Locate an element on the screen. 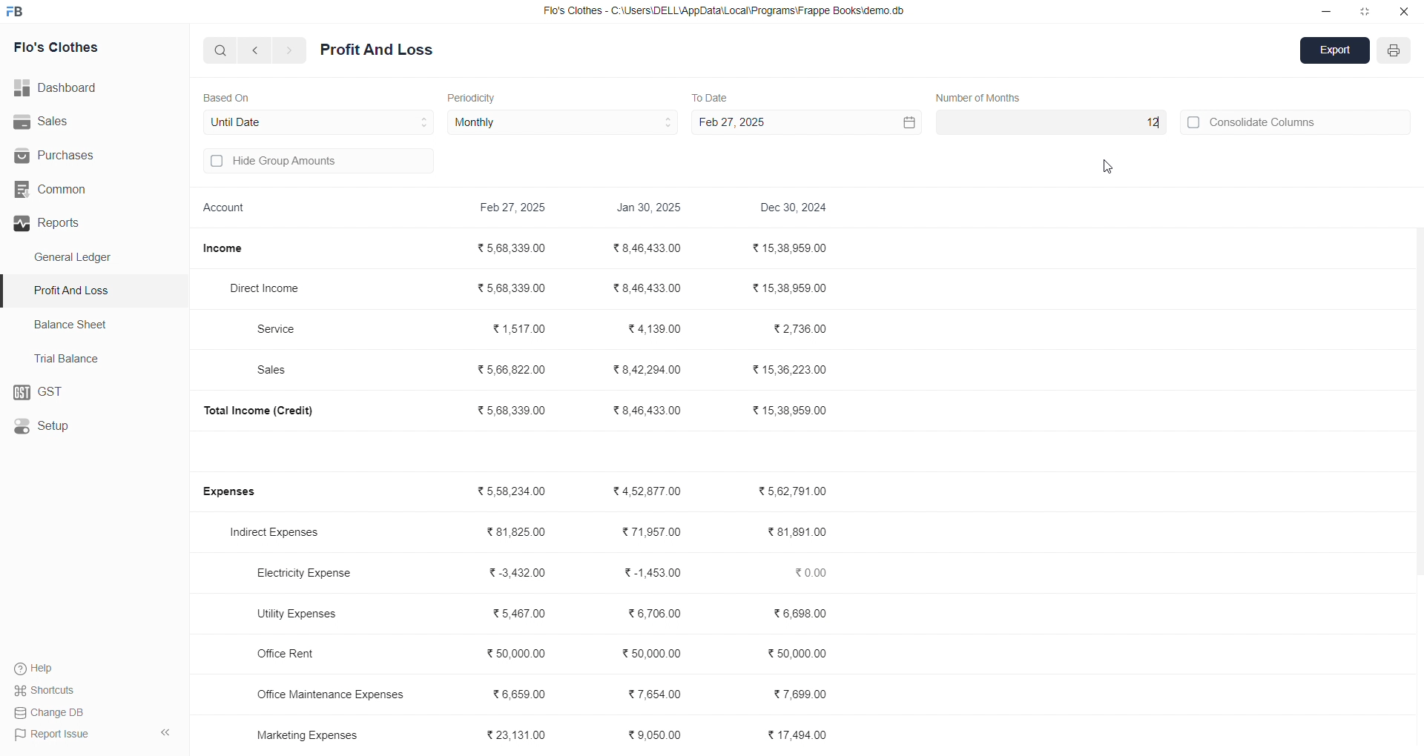  Purchases is located at coordinates (72, 156).